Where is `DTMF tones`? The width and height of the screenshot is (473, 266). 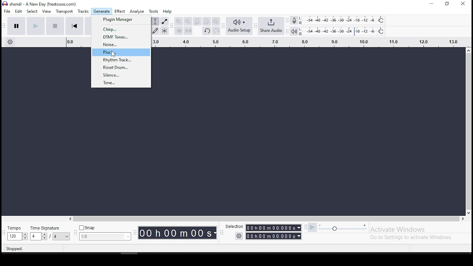 DTMF tones is located at coordinates (121, 37).